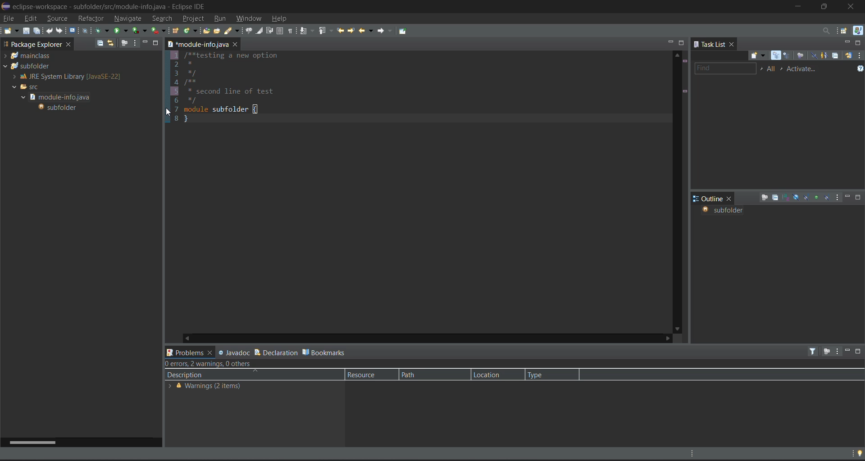  I want to click on redo, so click(60, 31).